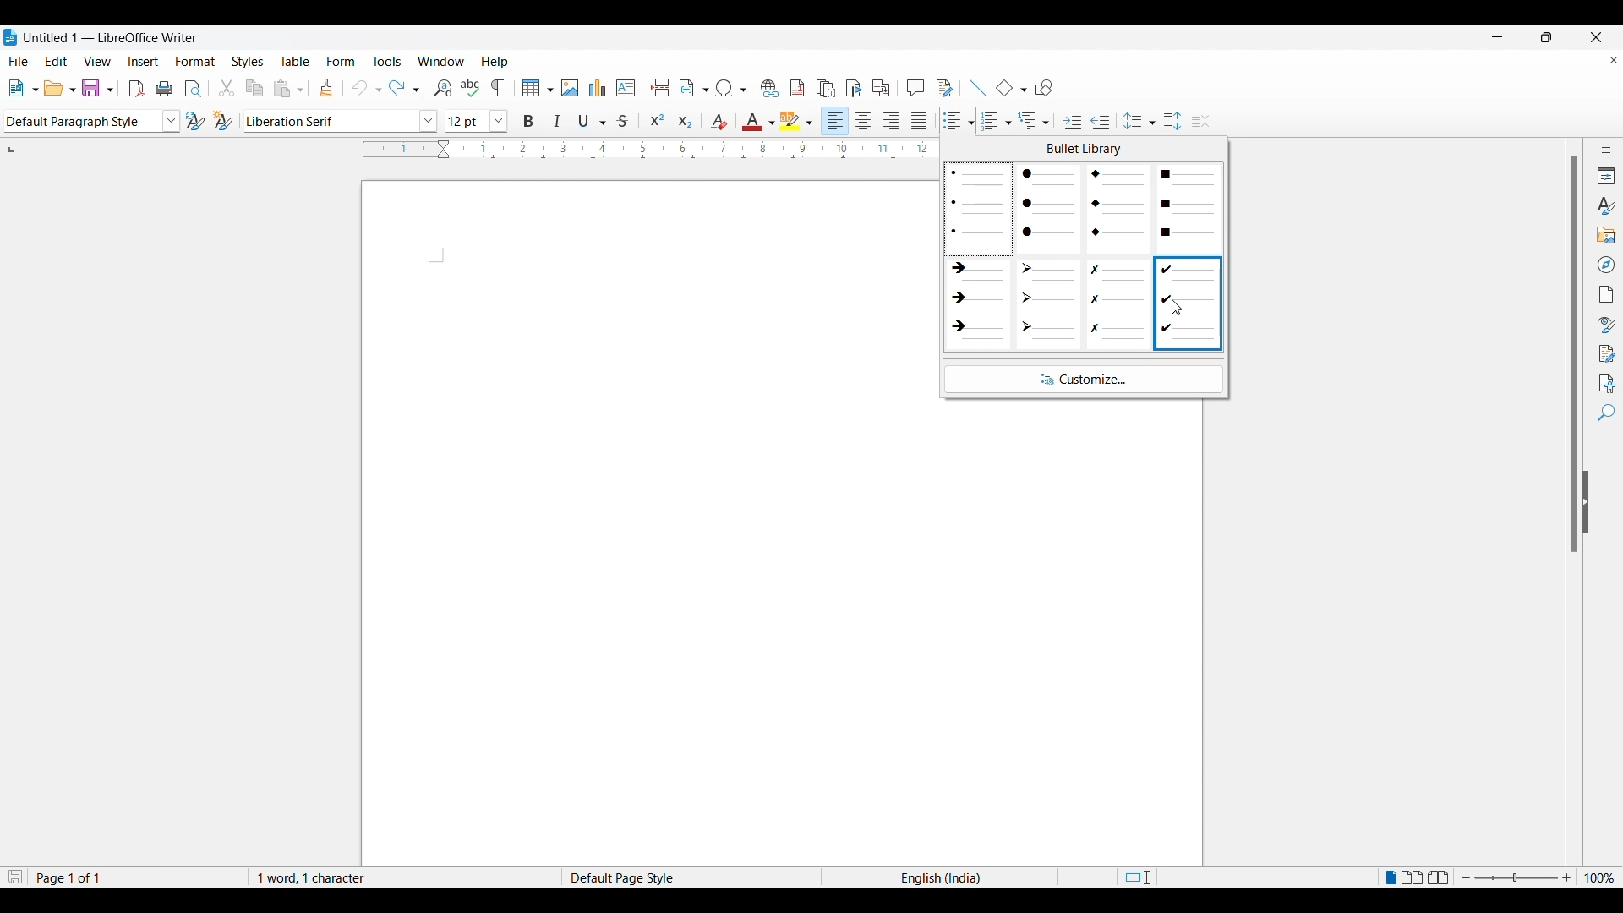 This screenshot has width=1623, height=913. I want to click on Format, so click(194, 59).